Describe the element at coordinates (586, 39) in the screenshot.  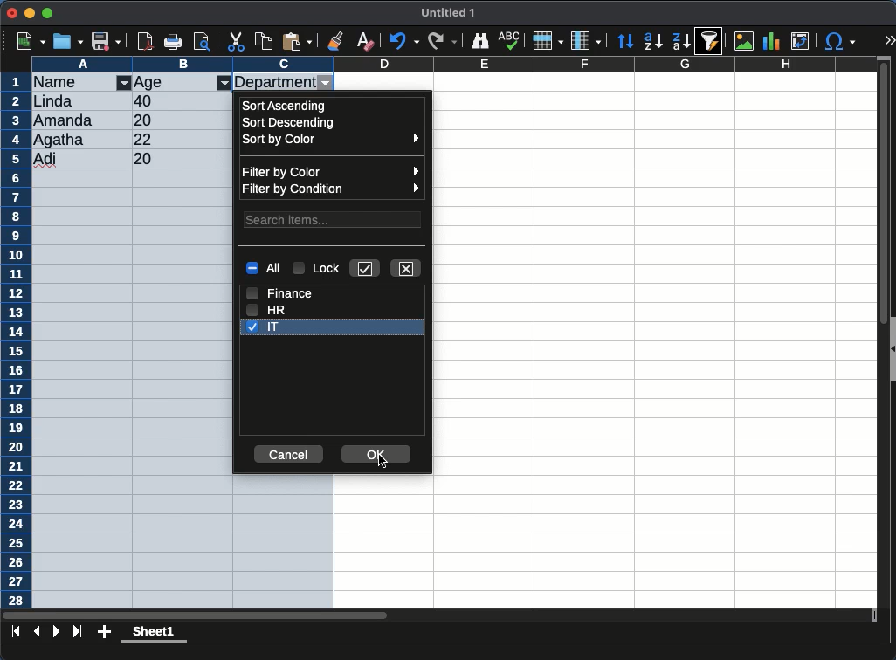
I see `columns` at that location.